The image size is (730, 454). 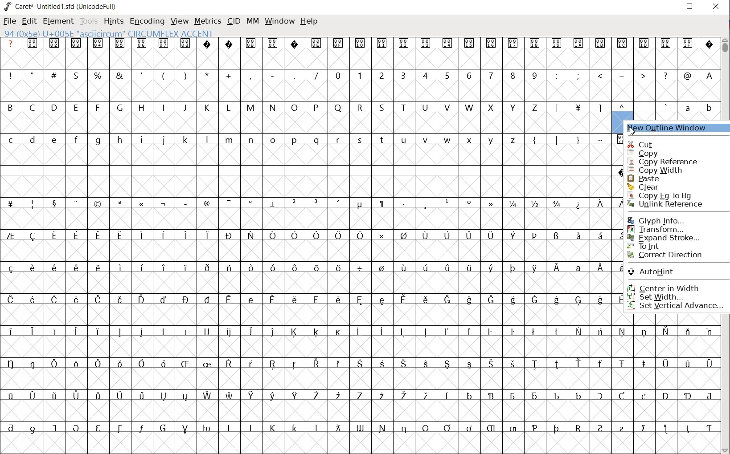 I want to click on TOOLS, so click(x=89, y=21).